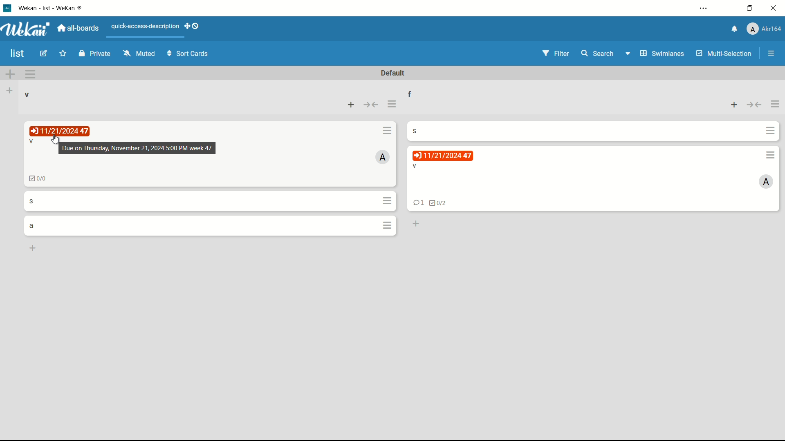 This screenshot has width=785, height=441. I want to click on wekan icon, so click(10, 8).